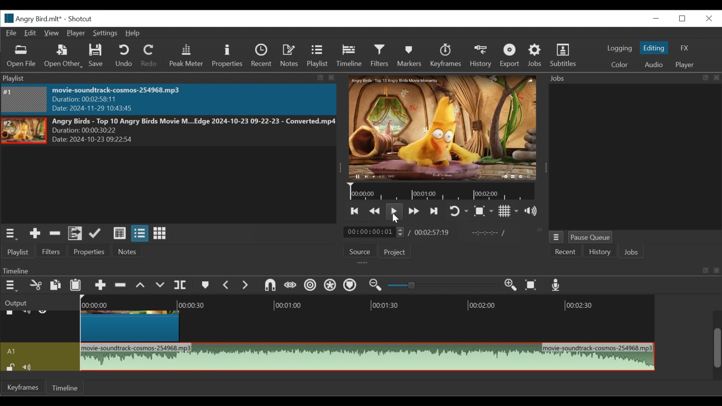 Image resolution: width=722 pixels, height=406 pixels. Describe the element at coordinates (32, 18) in the screenshot. I see `File Name` at that location.